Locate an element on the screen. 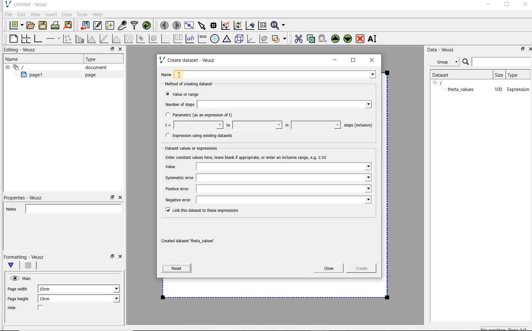 This screenshot has height=331, width=532. View is located at coordinates (35, 14).